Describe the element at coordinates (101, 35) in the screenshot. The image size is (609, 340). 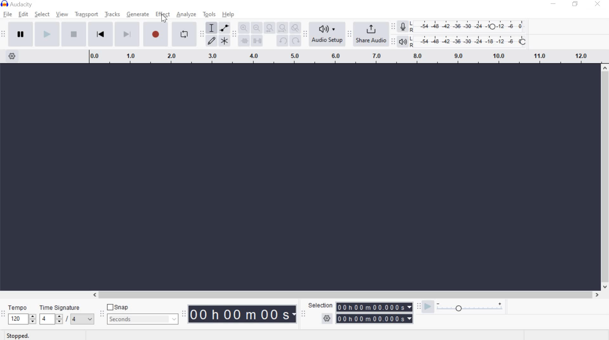
I see `Skip to Start` at that location.